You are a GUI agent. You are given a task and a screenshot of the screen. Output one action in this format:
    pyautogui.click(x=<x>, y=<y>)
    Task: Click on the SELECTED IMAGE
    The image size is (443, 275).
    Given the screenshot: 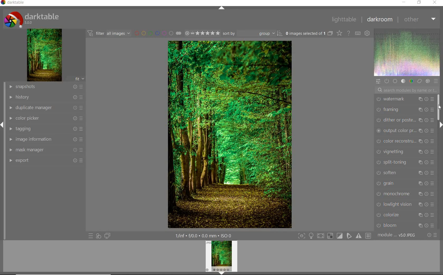 What is the action you would take?
    pyautogui.click(x=305, y=34)
    